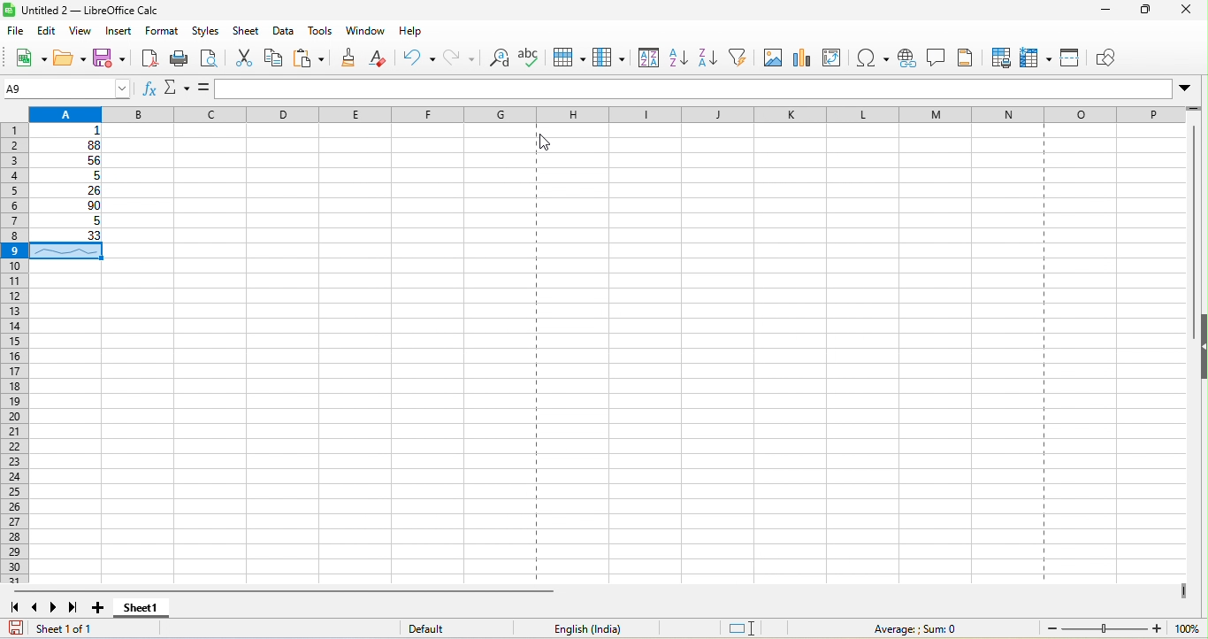 This screenshot has width=1208, height=639. Describe the element at coordinates (539, 140) in the screenshot. I see `cursor` at that location.